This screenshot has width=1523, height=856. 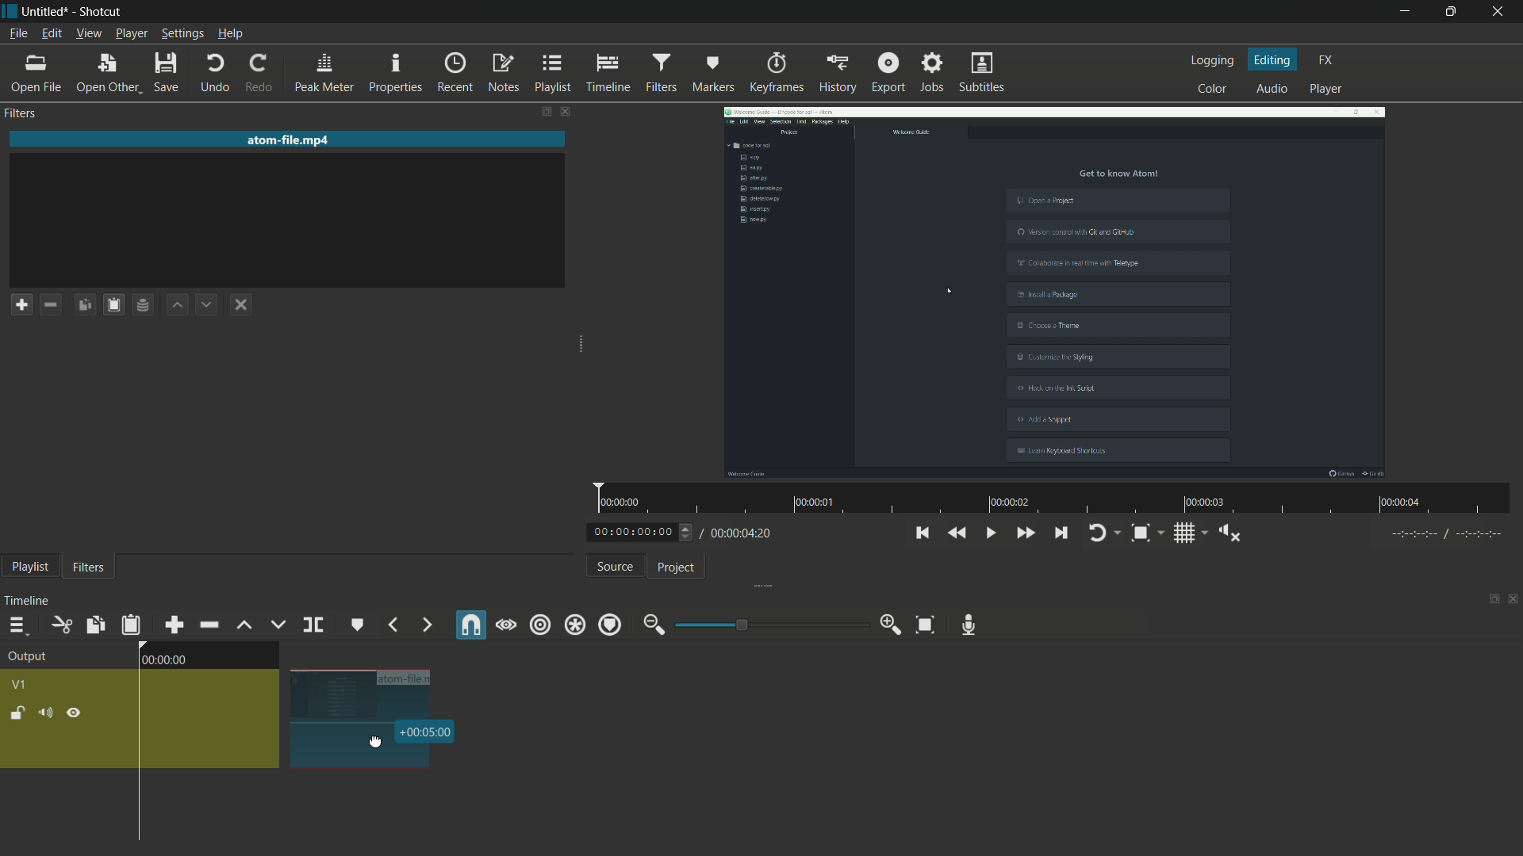 I want to click on current time, so click(x=164, y=660).